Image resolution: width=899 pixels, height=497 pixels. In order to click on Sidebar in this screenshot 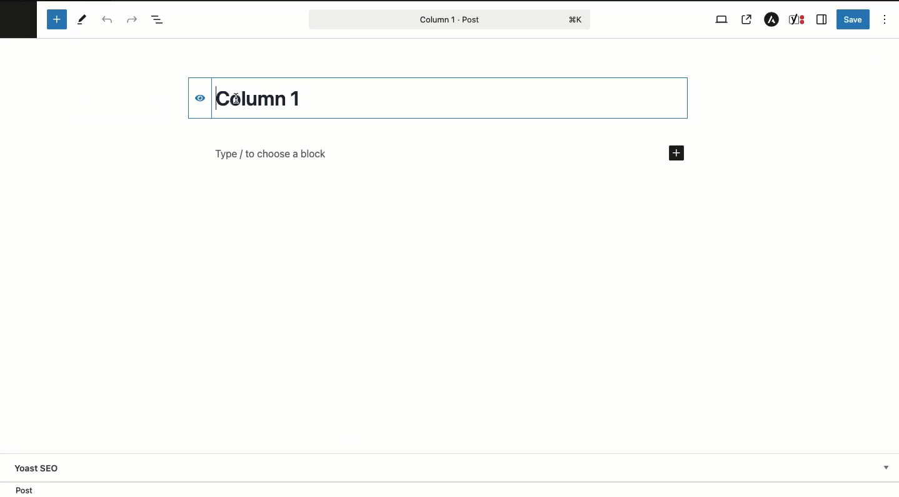, I will do `click(822, 19)`.